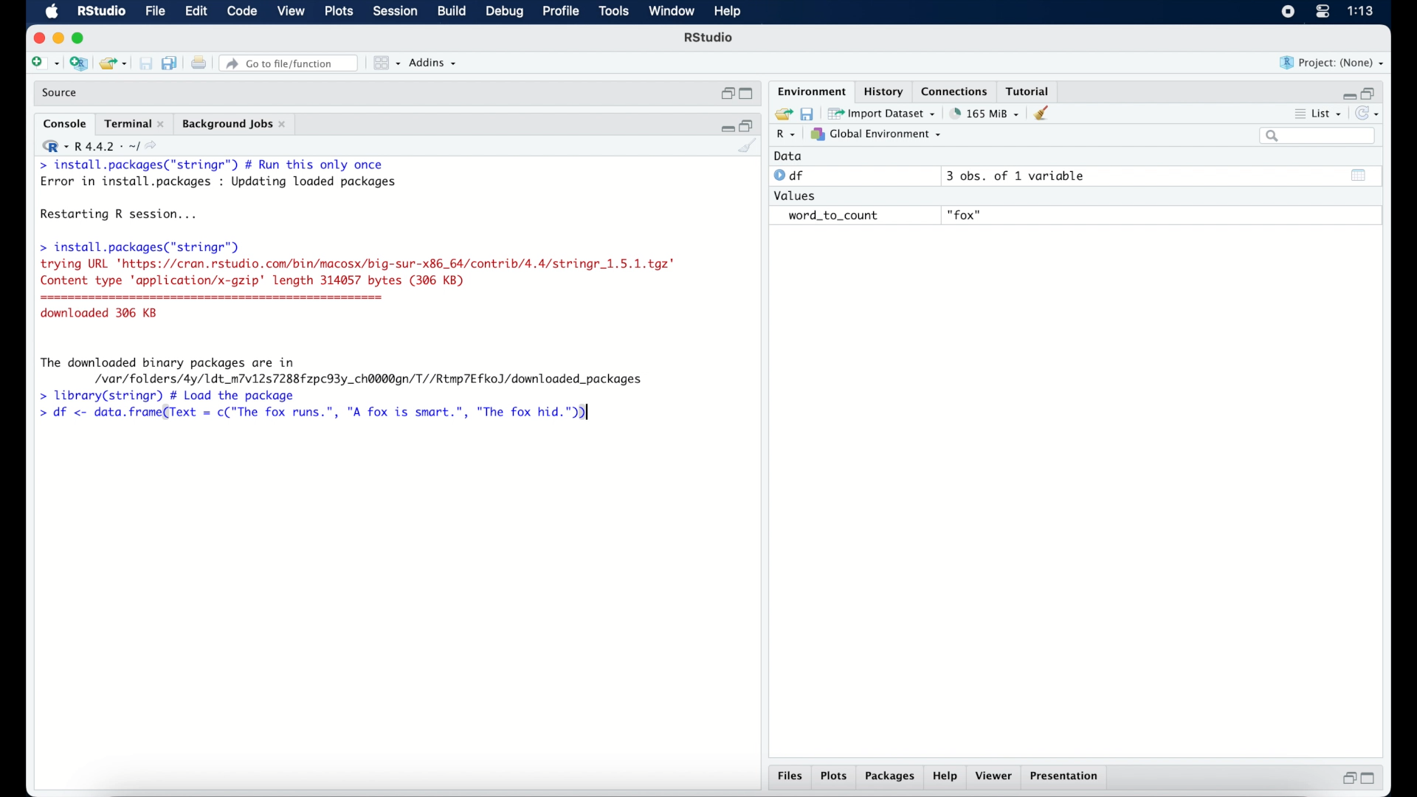  What do you see at coordinates (788, 156) in the screenshot?
I see `data` at bounding box center [788, 156].